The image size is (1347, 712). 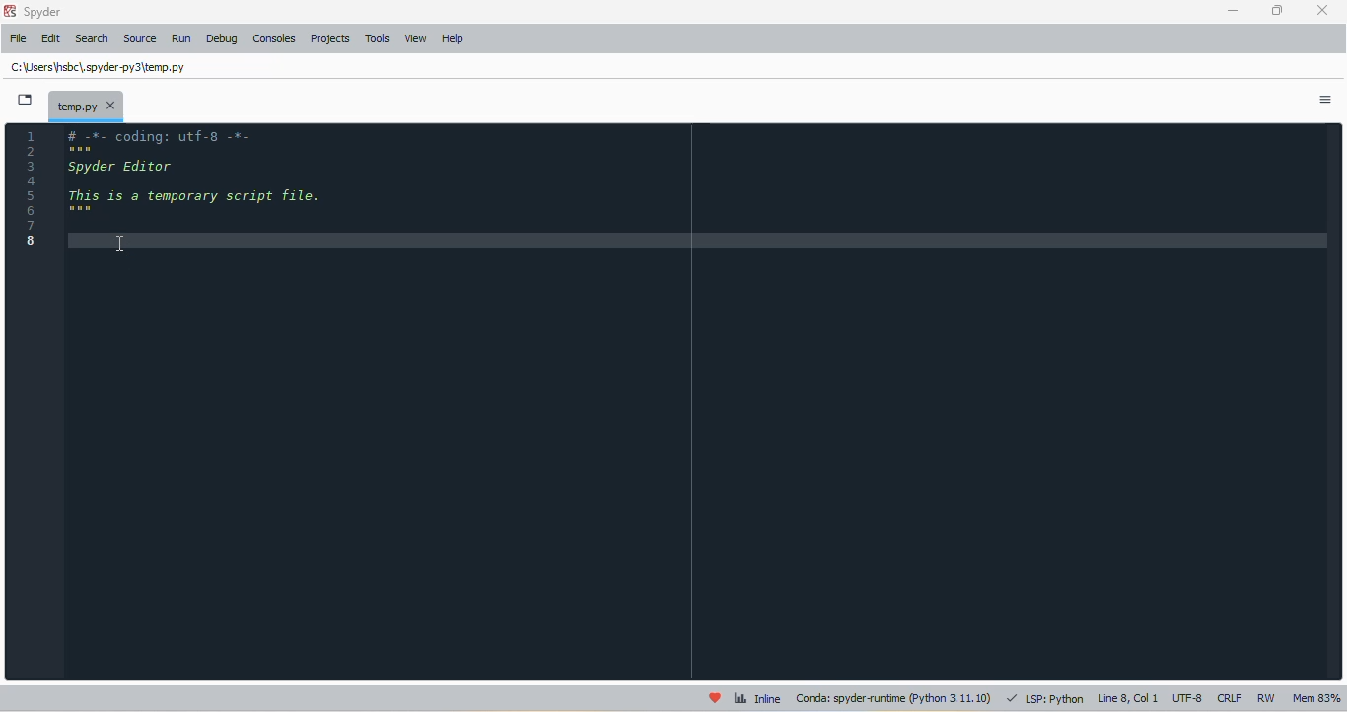 I want to click on search, so click(x=93, y=39).